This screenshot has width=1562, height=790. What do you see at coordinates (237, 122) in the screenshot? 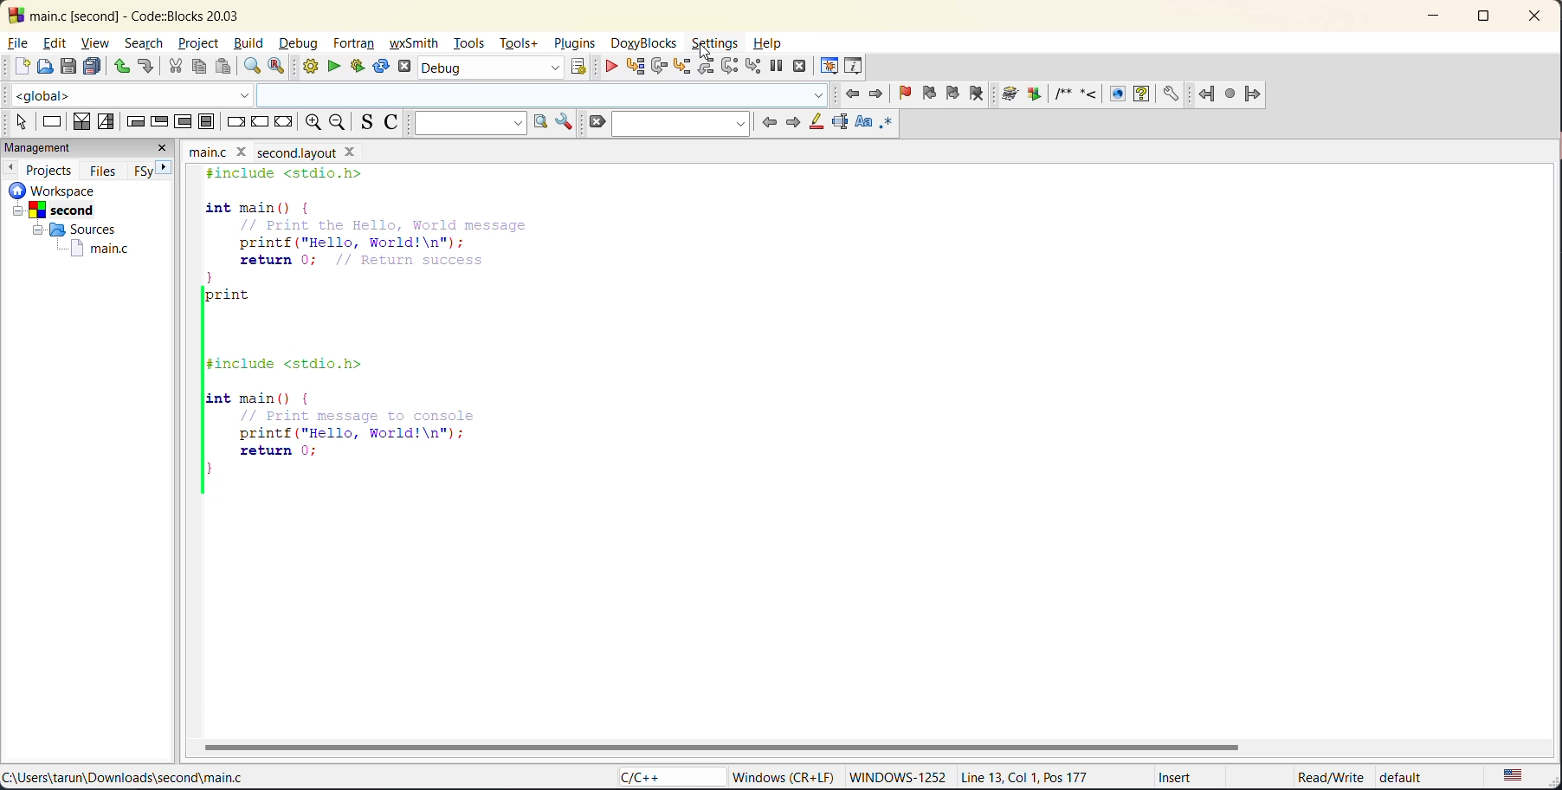
I see `break instruction` at bounding box center [237, 122].